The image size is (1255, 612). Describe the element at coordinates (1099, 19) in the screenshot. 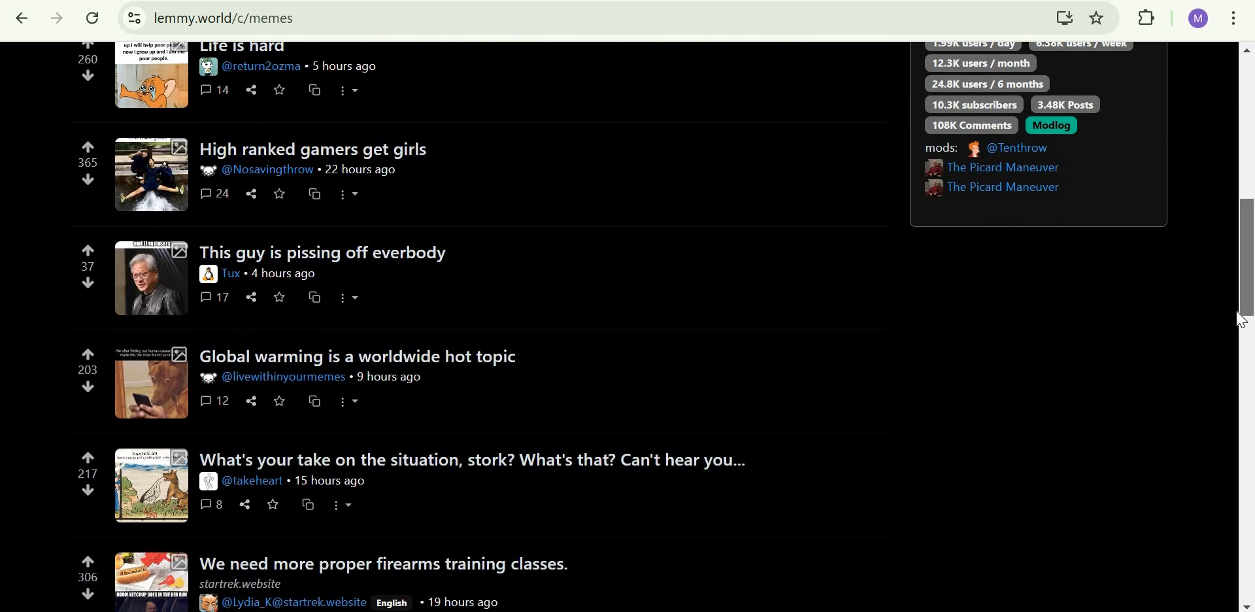

I see `bookmark this tab` at that location.